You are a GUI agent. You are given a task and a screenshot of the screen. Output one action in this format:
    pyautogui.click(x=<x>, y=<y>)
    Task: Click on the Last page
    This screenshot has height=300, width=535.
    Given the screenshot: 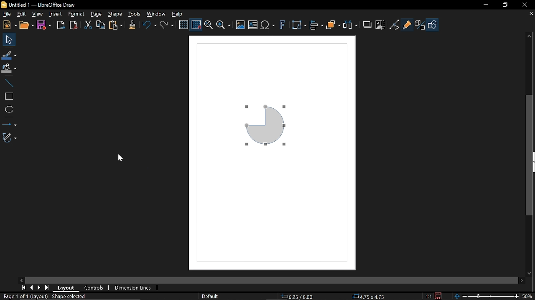 What is the action you would take?
    pyautogui.click(x=47, y=288)
    